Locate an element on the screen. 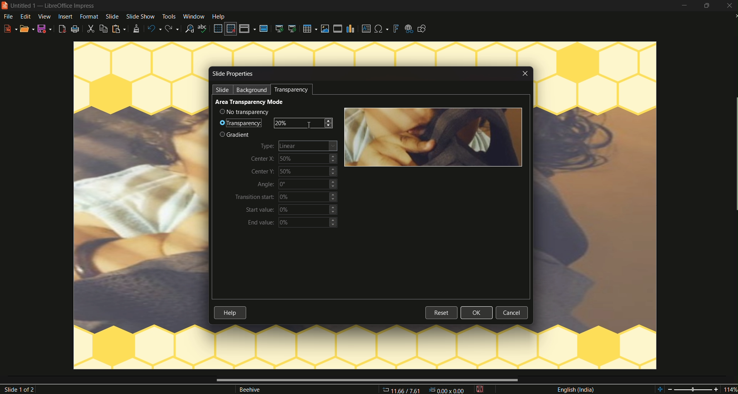 Image resolution: width=738 pixels, height=394 pixels. find and replace is located at coordinates (190, 29).